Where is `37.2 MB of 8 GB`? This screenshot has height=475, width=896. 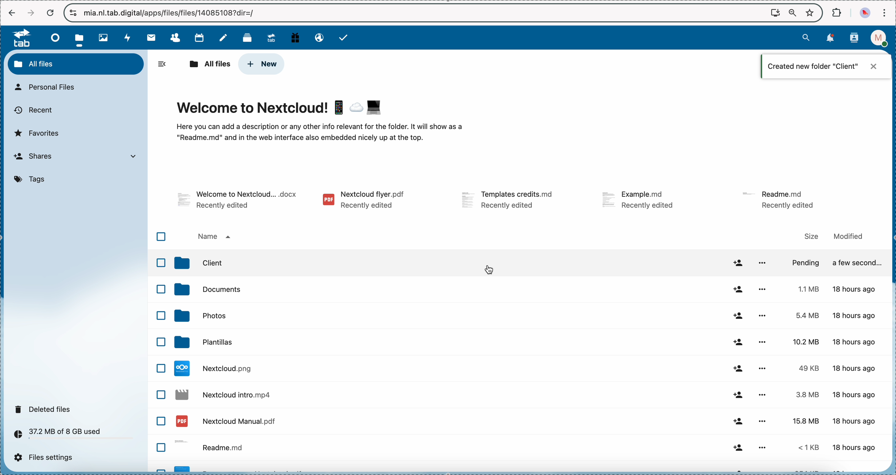 37.2 MB of 8 GB is located at coordinates (55, 435).